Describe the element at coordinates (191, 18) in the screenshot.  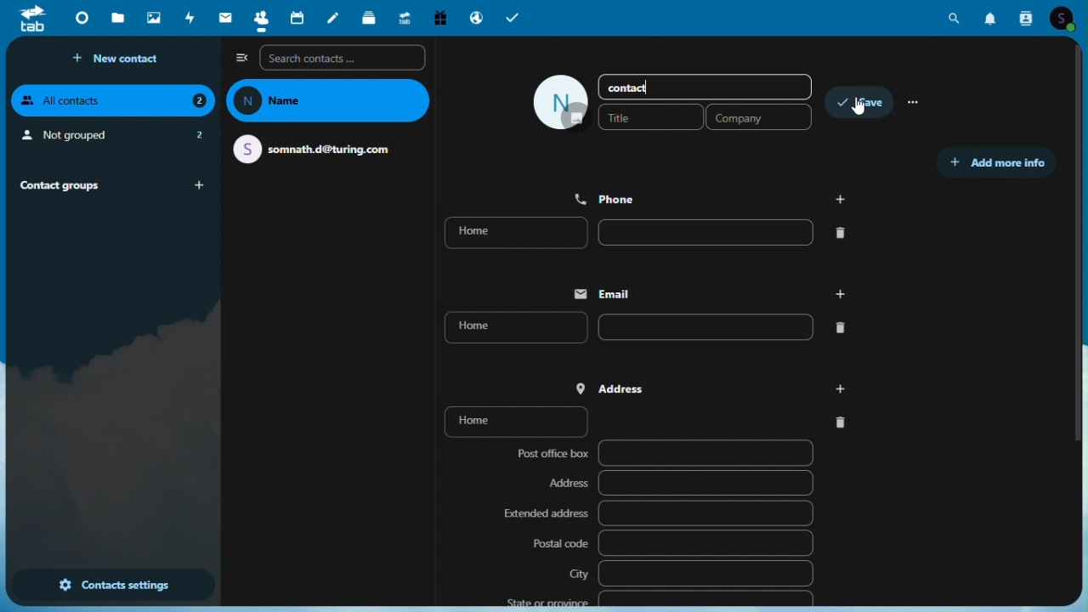
I see `Activity` at that location.